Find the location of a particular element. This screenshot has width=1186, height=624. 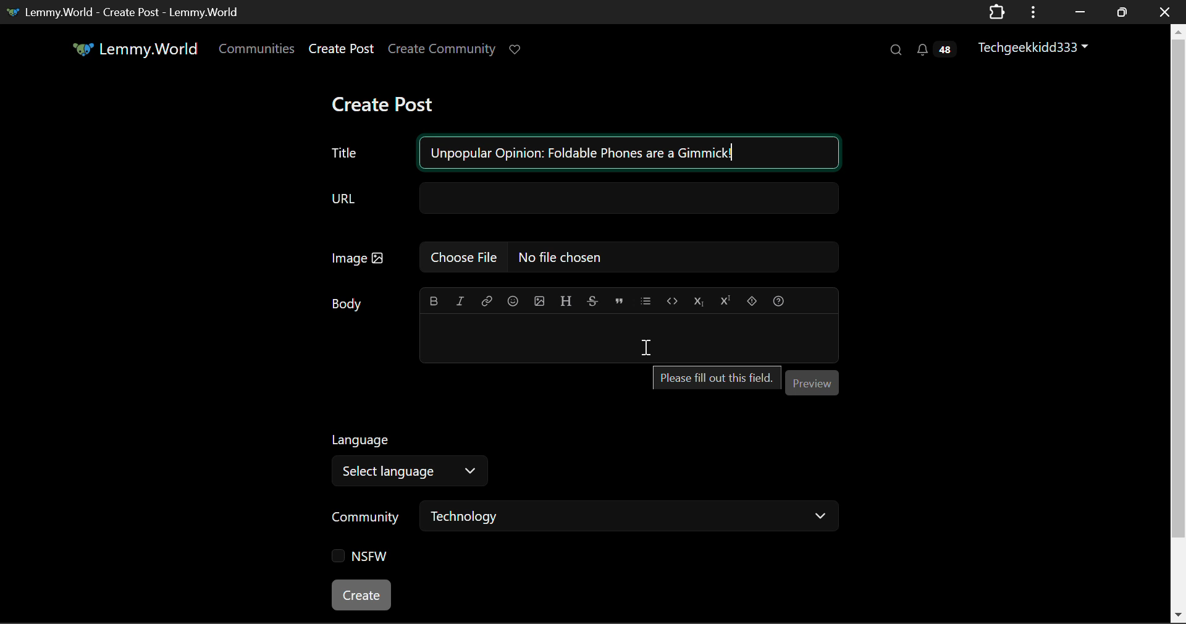

Insert Image Field is located at coordinates (584, 257).